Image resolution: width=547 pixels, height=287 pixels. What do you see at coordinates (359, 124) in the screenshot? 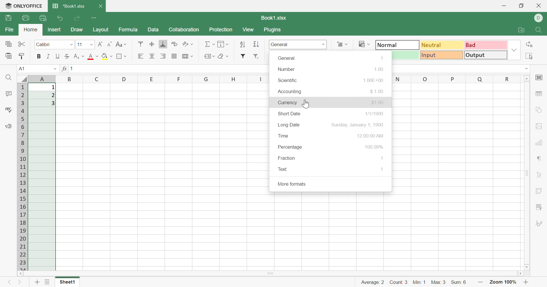
I see `Sunday, January 1, 1900` at bounding box center [359, 124].